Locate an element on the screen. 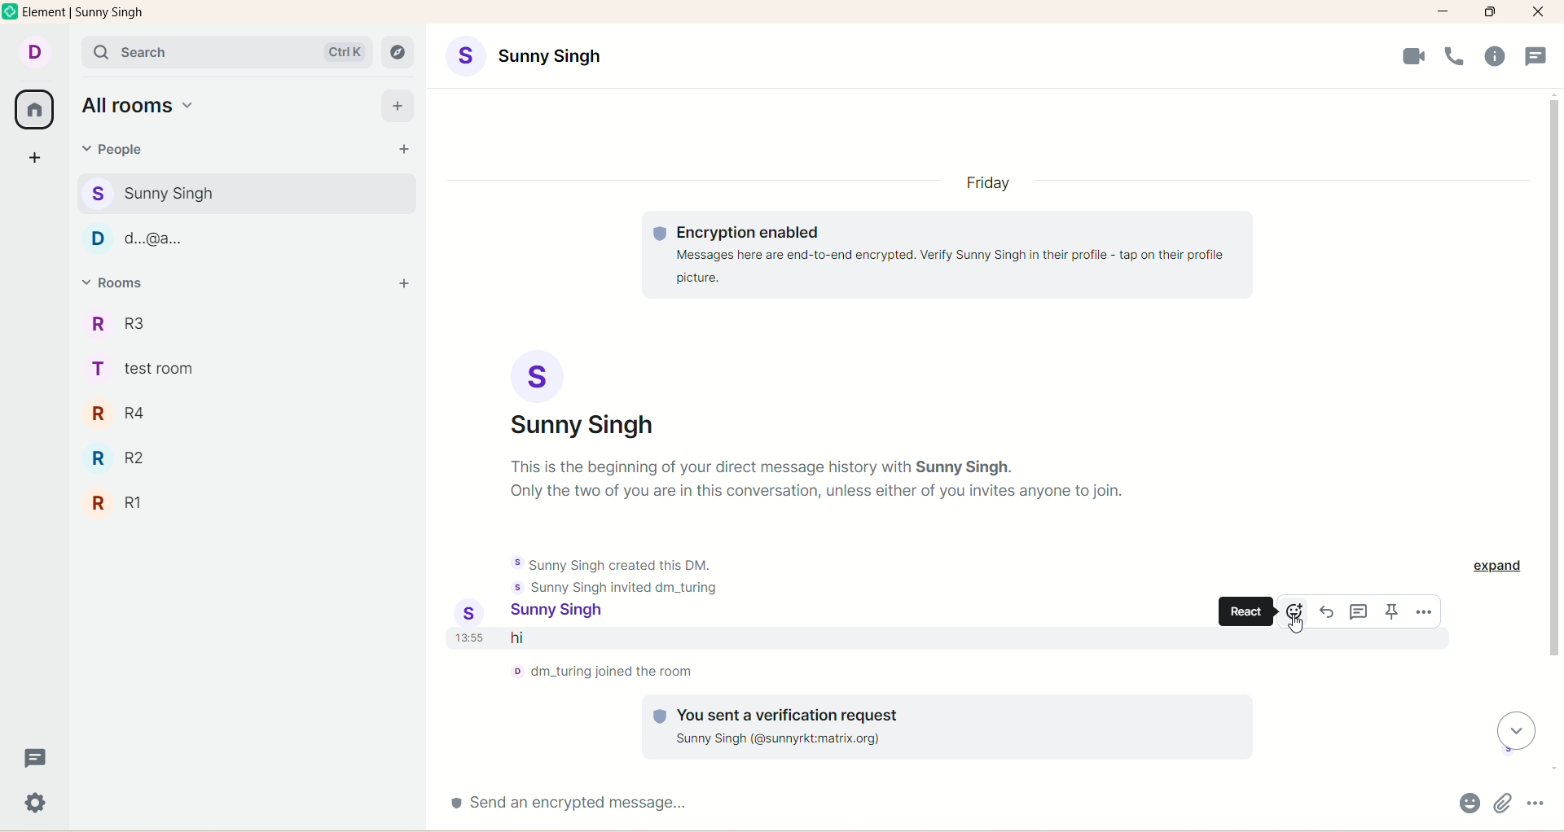 The width and height of the screenshot is (1564, 832). text is located at coordinates (603, 672).